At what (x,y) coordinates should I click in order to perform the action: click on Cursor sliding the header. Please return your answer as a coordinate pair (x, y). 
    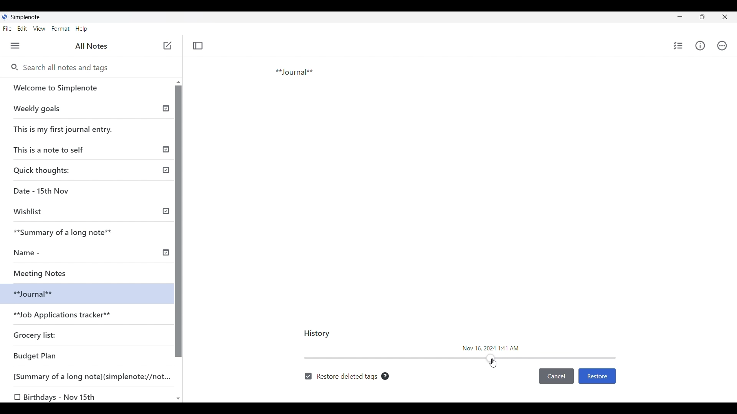
    Looking at the image, I should click on (493, 363).